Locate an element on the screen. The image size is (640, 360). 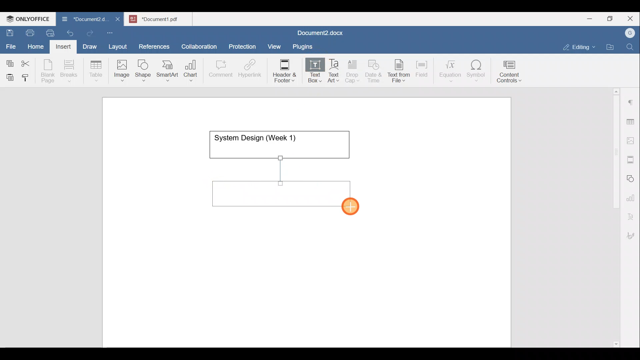
Text box is located at coordinates (310, 71).